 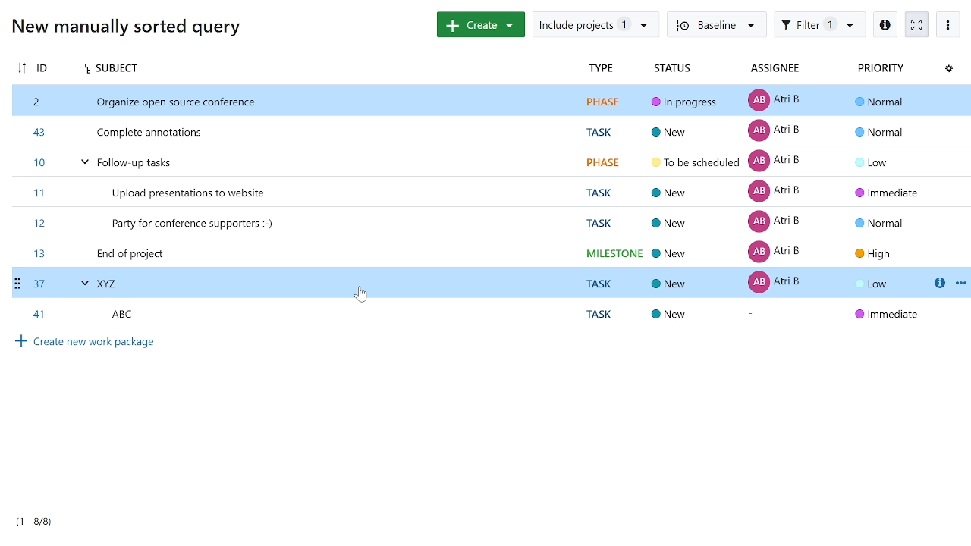 I want to click on Task count, so click(x=47, y=524).